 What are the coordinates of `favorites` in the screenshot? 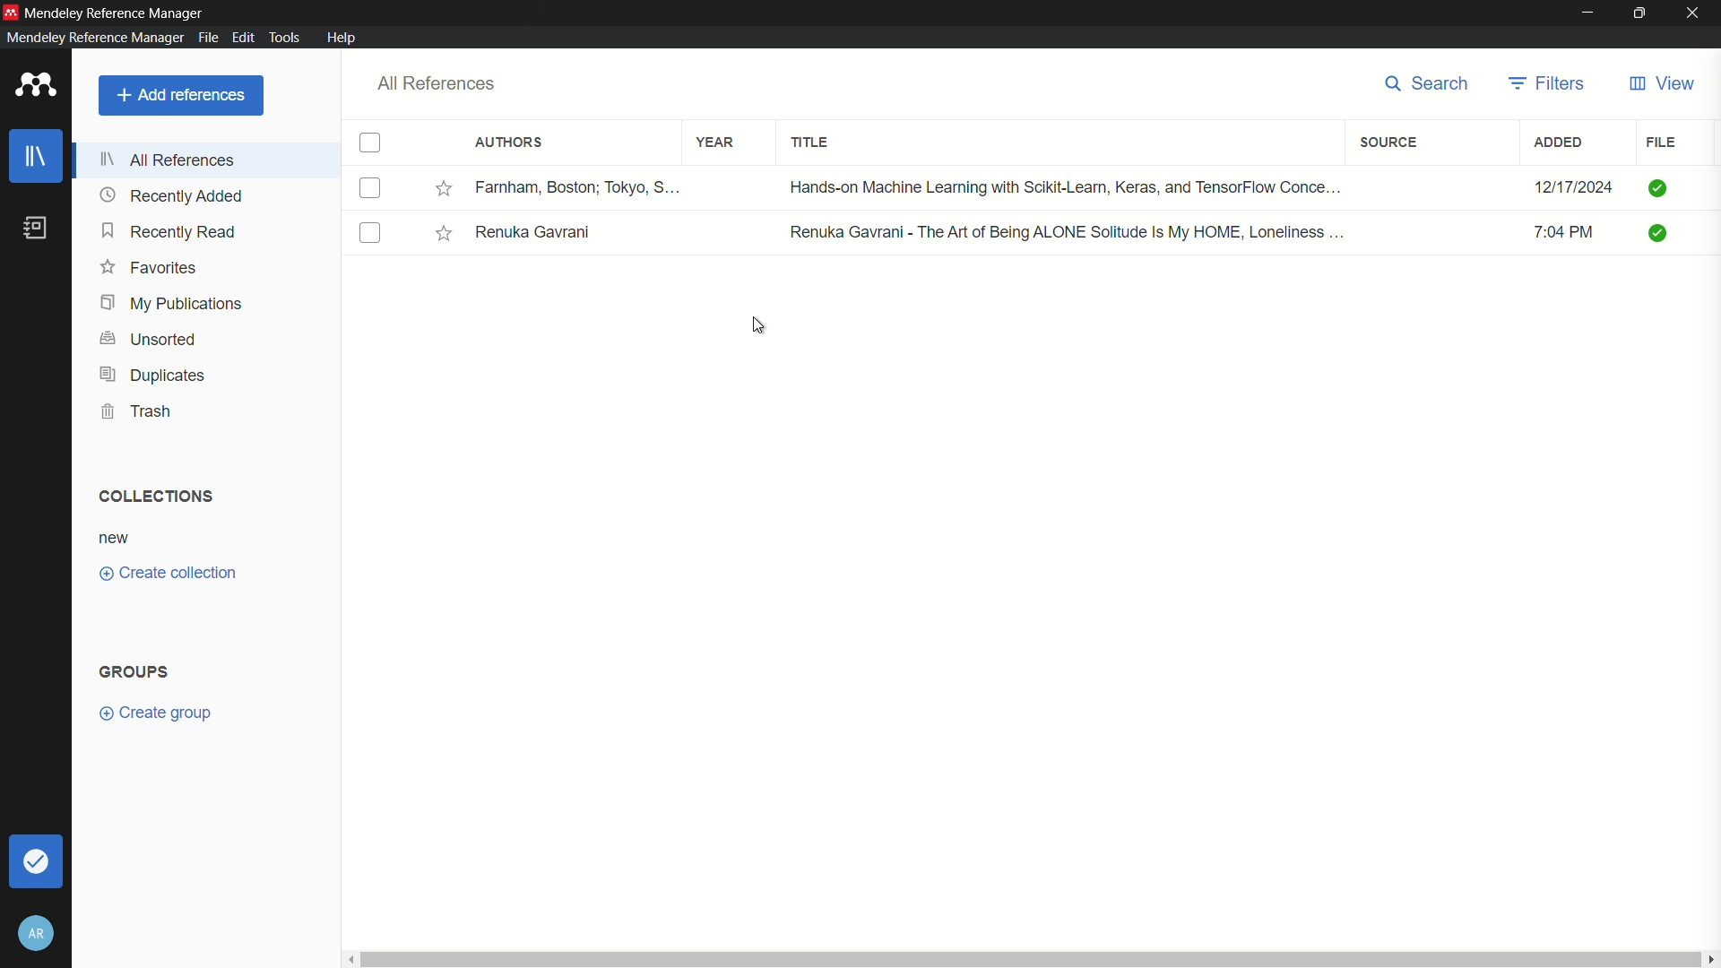 It's located at (149, 268).